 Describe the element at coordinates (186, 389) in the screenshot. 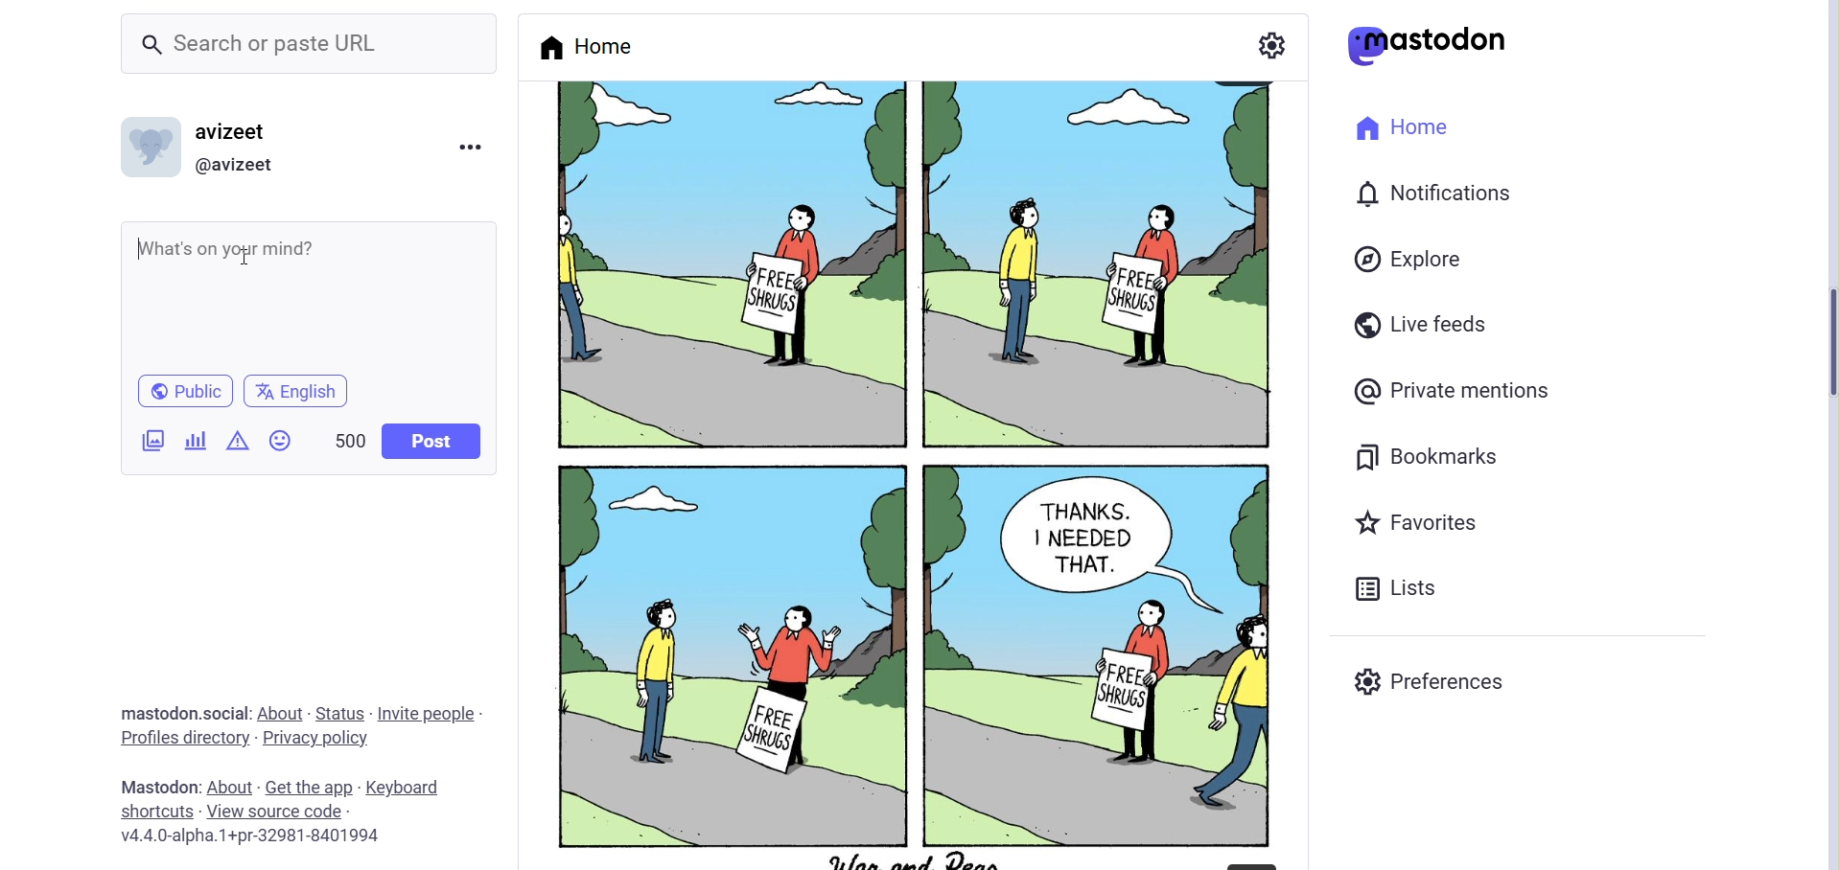

I see `Public` at that location.